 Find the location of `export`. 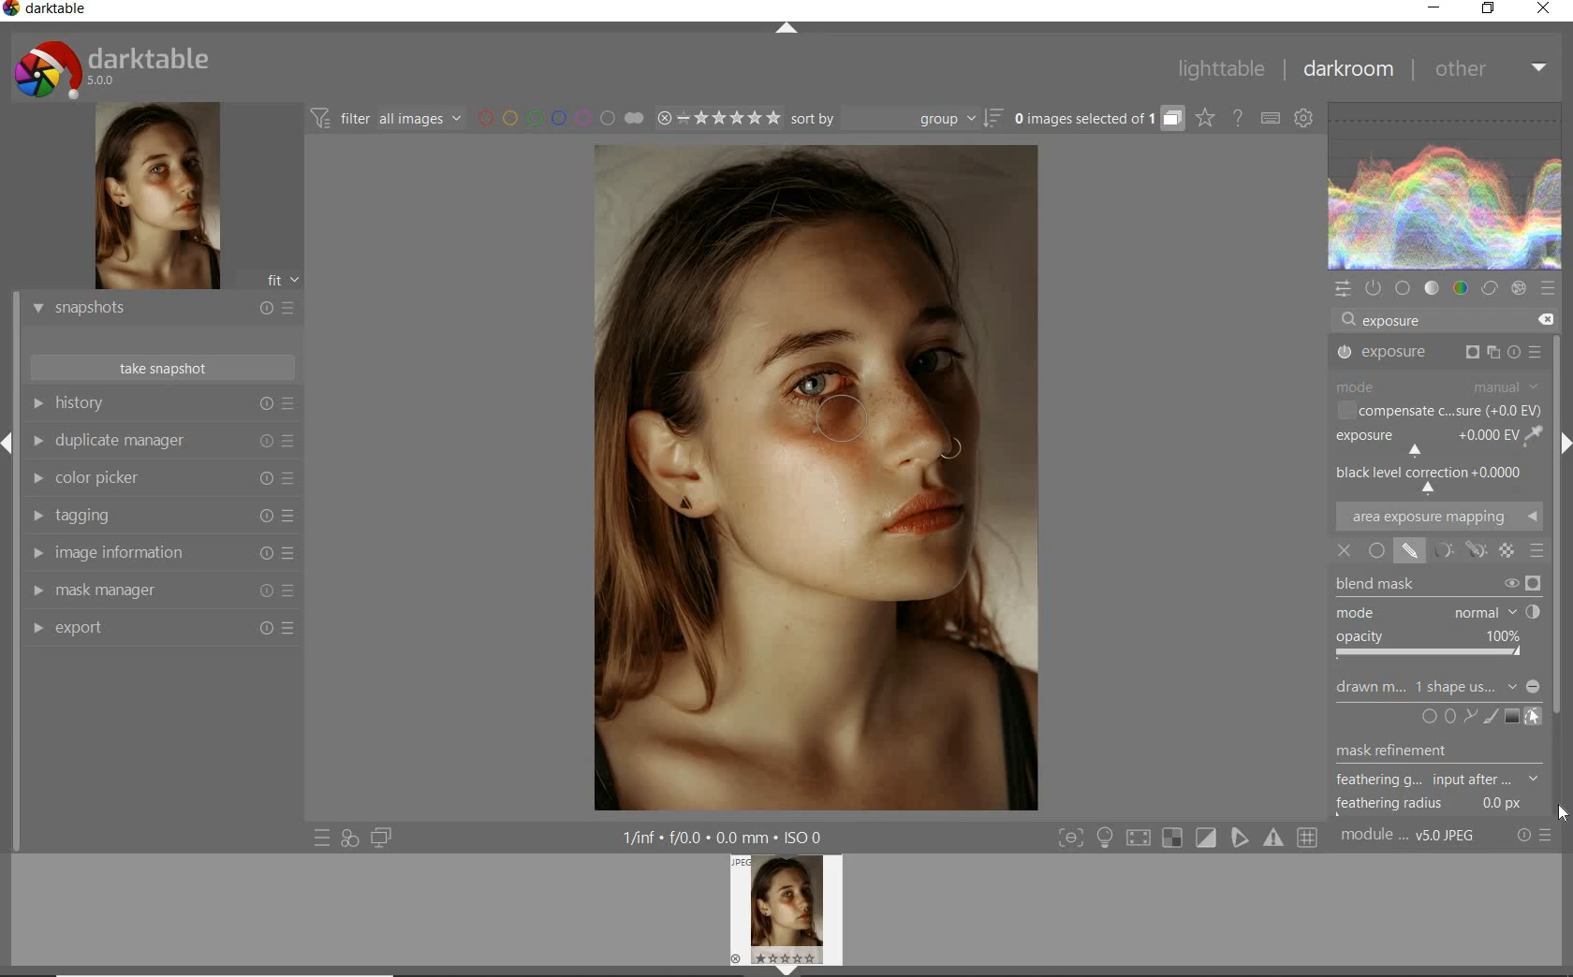

export is located at coordinates (160, 632).